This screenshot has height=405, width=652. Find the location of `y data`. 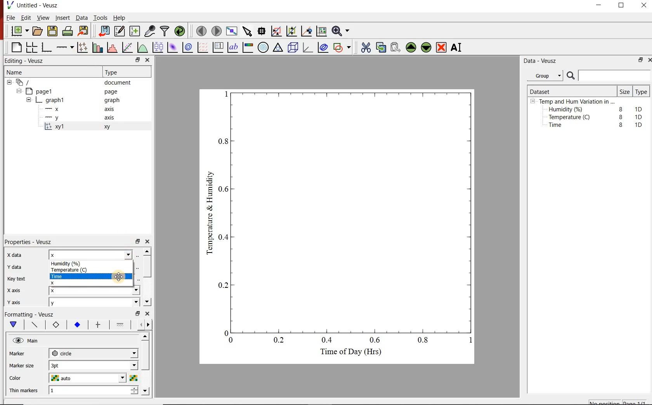

y data is located at coordinates (17, 266).